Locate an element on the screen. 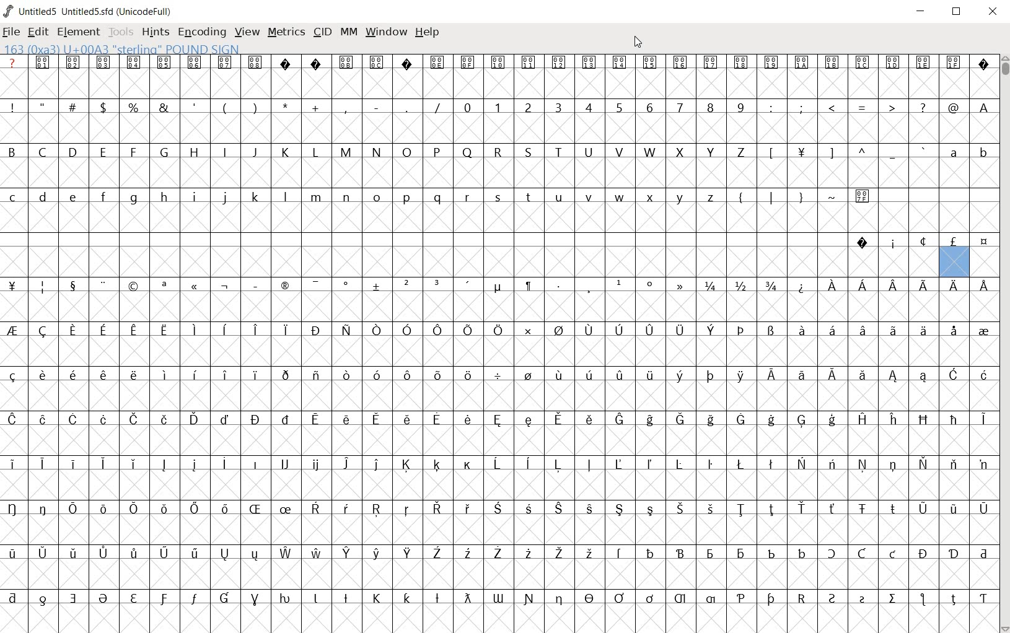  Symbol is located at coordinates (407, 510).